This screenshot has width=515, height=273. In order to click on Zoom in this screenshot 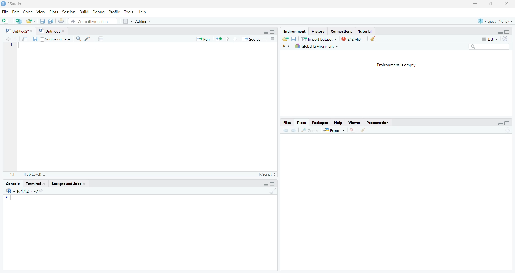, I will do `click(310, 130)`.